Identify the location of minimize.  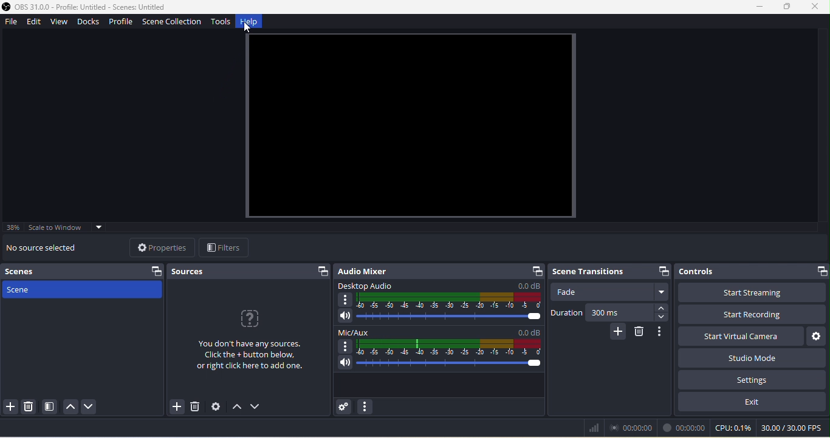
(759, 7).